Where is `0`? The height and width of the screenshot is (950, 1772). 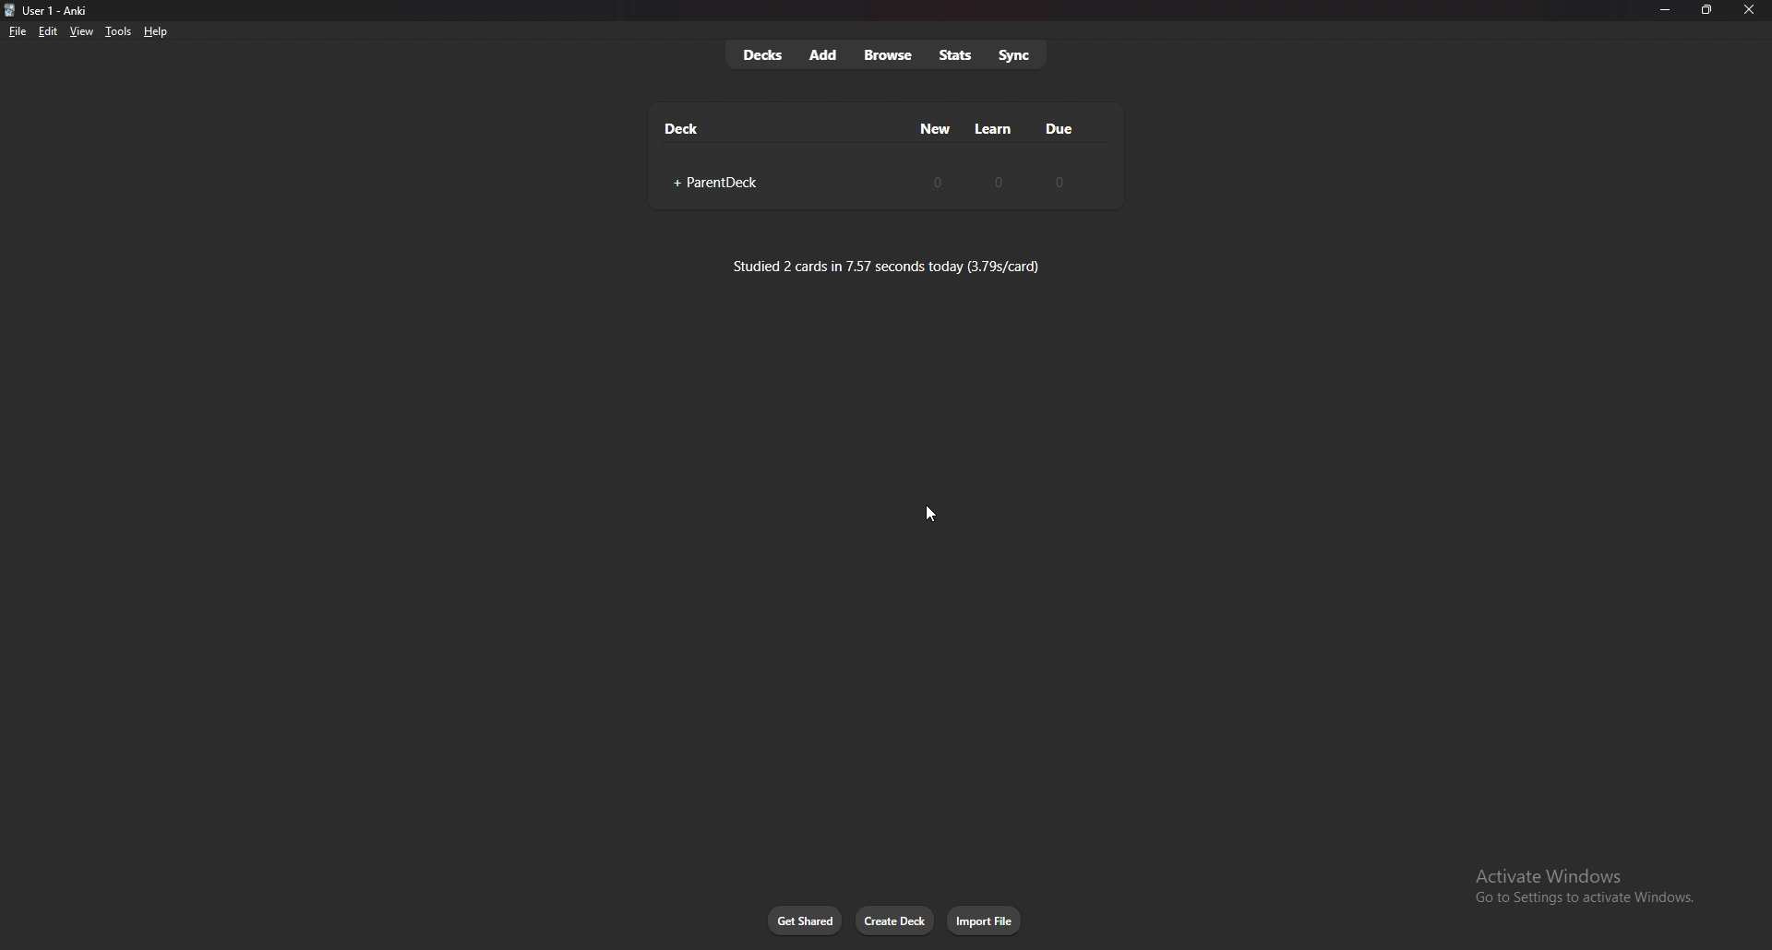 0 is located at coordinates (1000, 181).